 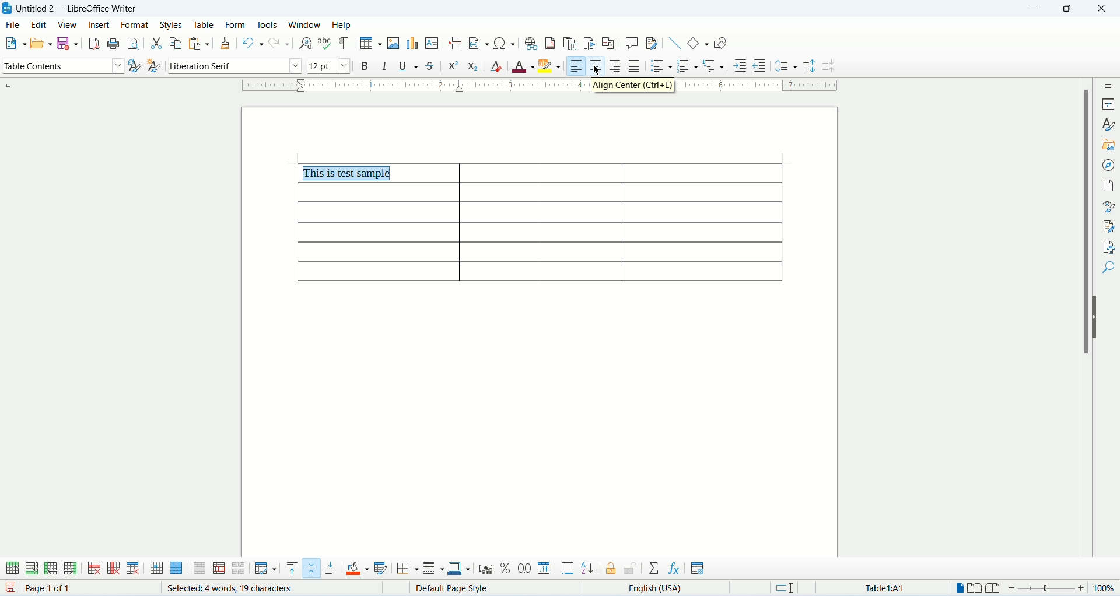 What do you see at coordinates (788, 588) in the screenshot?
I see `standard selection` at bounding box center [788, 588].